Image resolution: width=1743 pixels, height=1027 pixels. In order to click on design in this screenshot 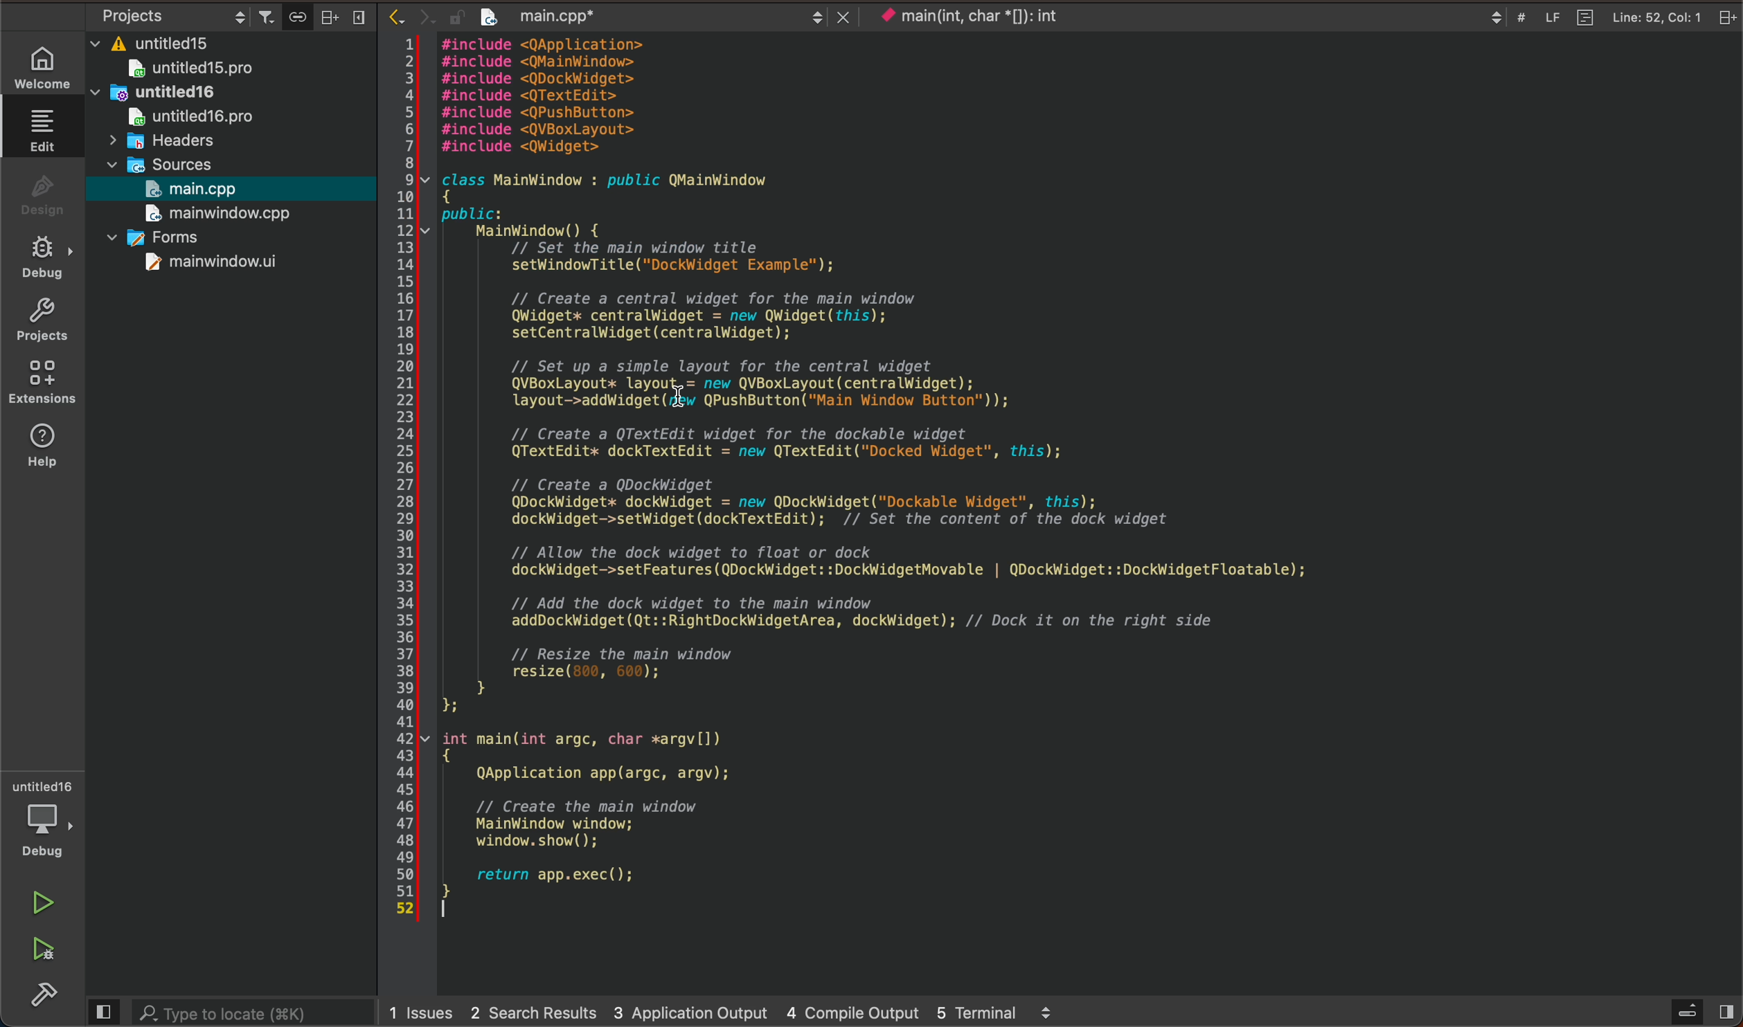, I will do `click(41, 191)`.